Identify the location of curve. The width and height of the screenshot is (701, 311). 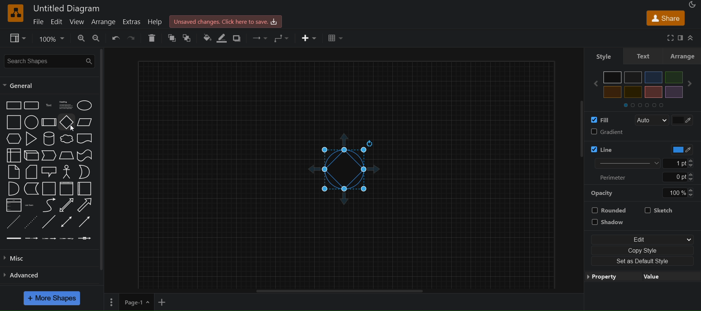
(49, 206).